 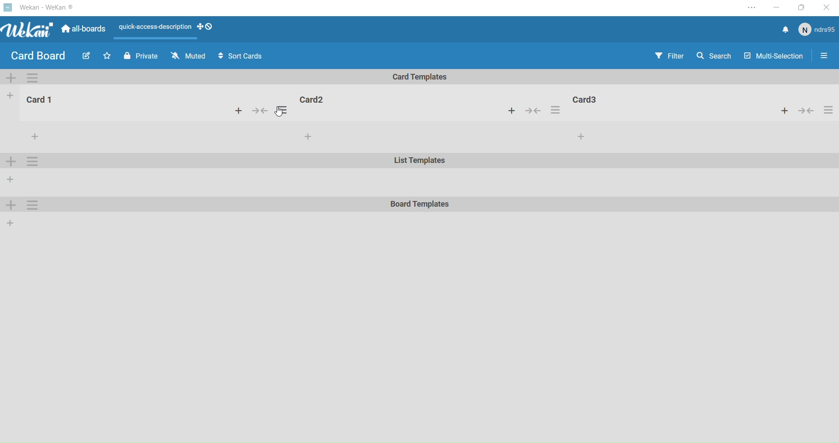 What do you see at coordinates (312, 100) in the screenshot?
I see `Card2` at bounding box center [312, 100].